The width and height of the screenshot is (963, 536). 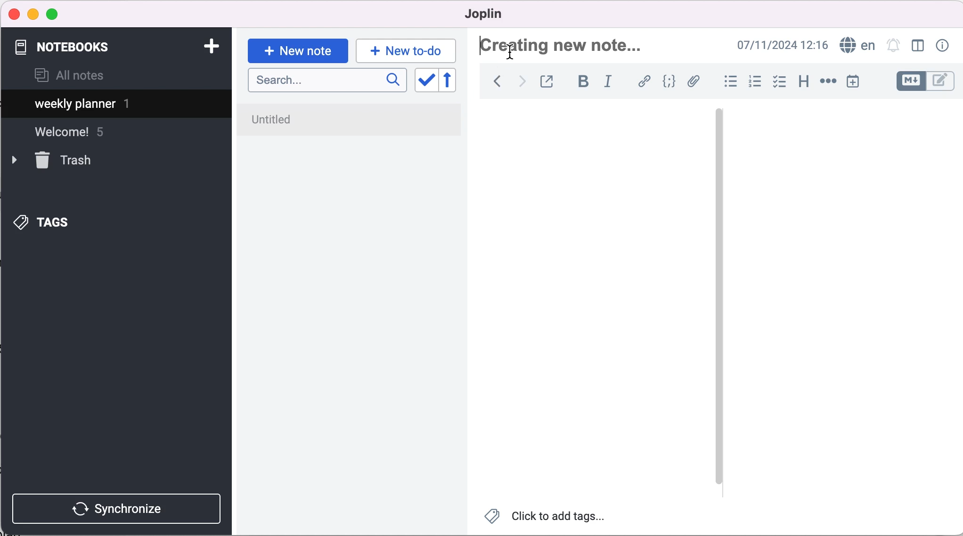 What do you see at coordinates (925, 82) in the screenshot?
I see `toggle editors` at bounding box center [925, 82].